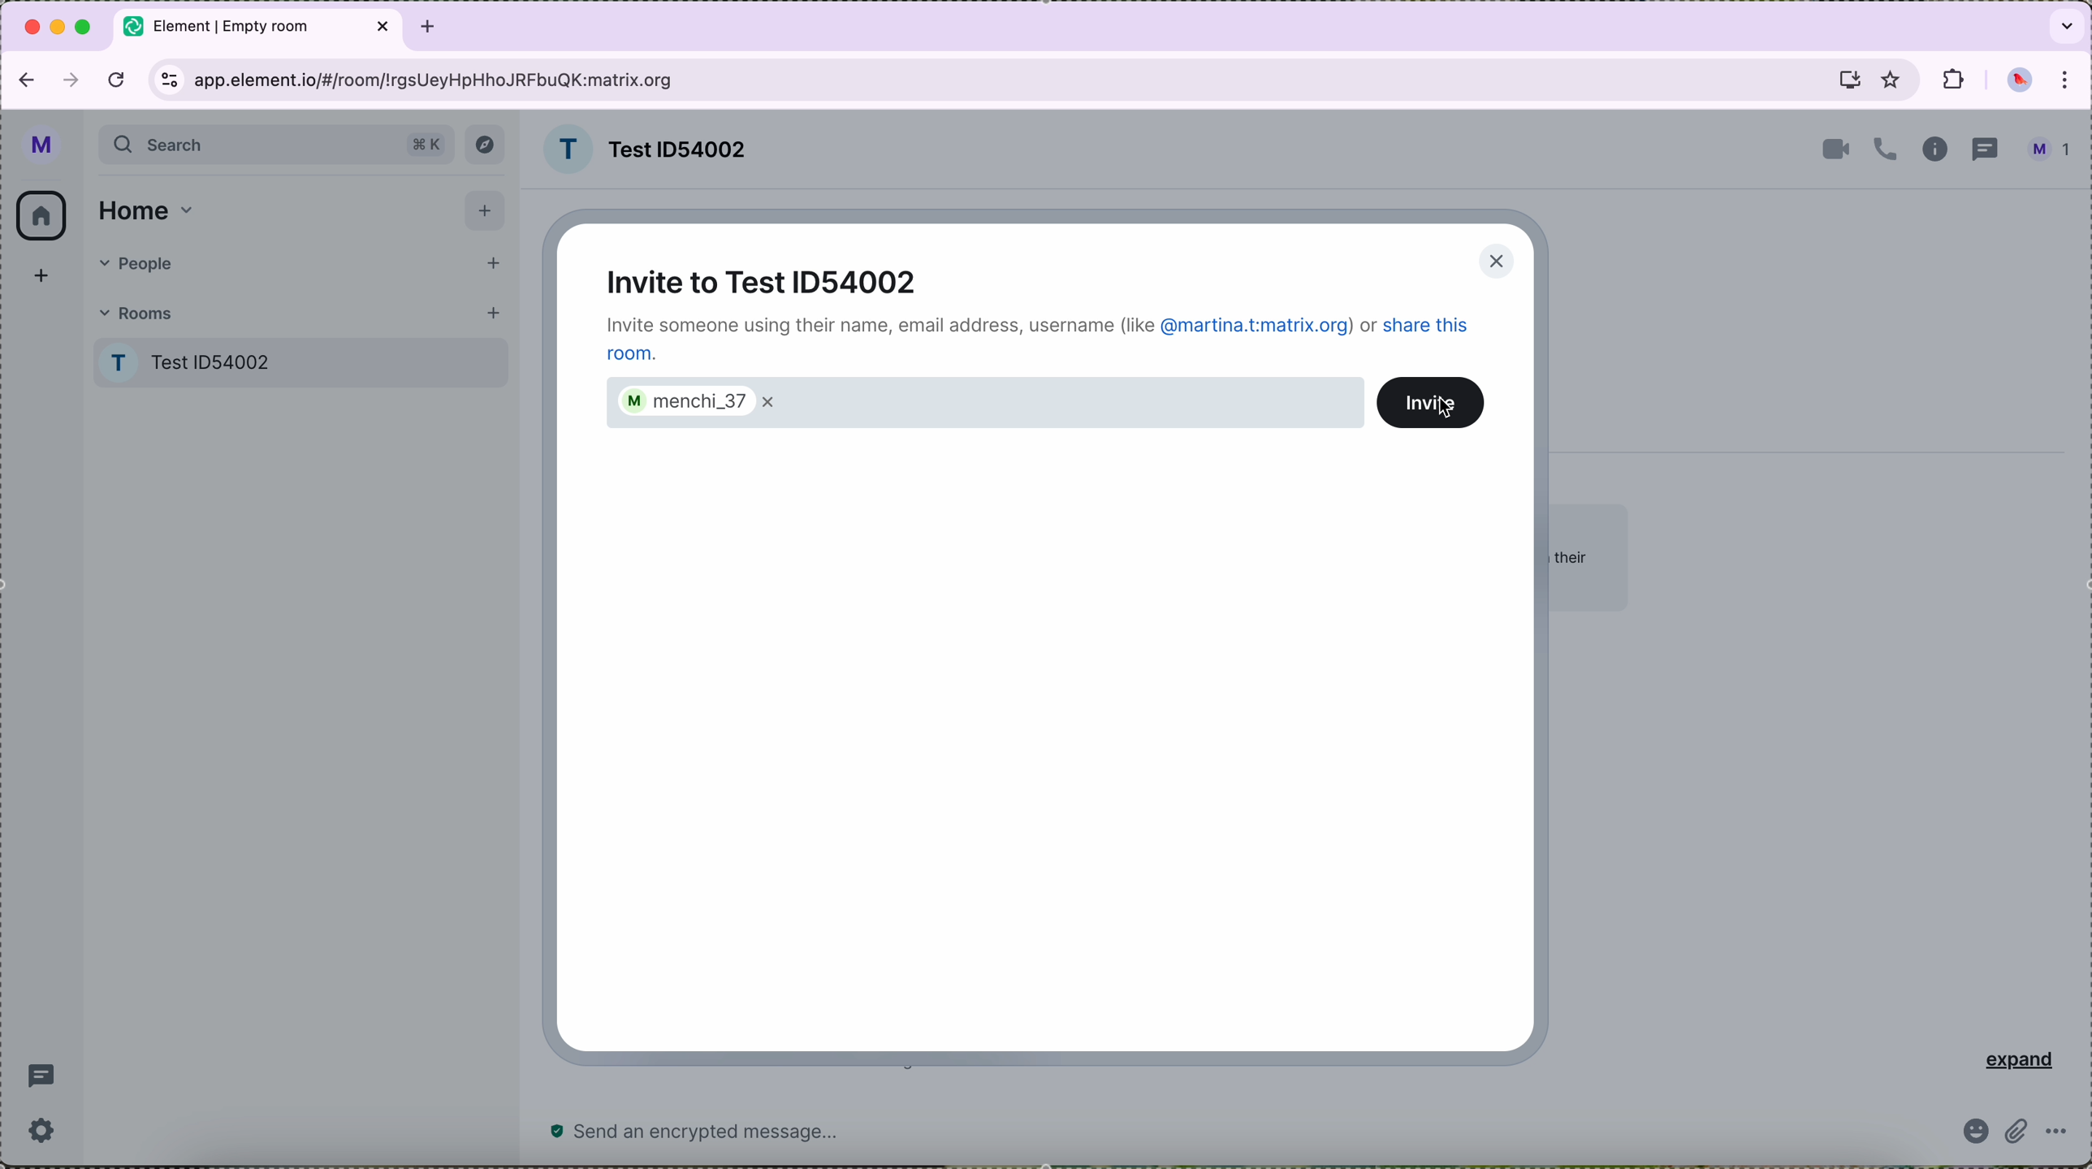  I want to click on minimize, so click(61, 27).